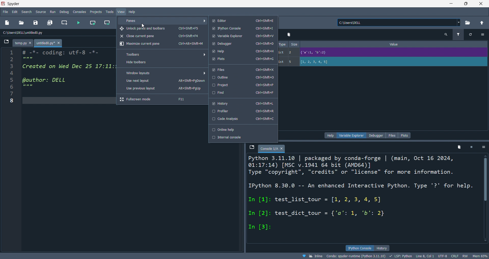 The image size is (489, 259). Describe the element at coordinates (243, 20) in the screenshot. I see `editor` at that location.